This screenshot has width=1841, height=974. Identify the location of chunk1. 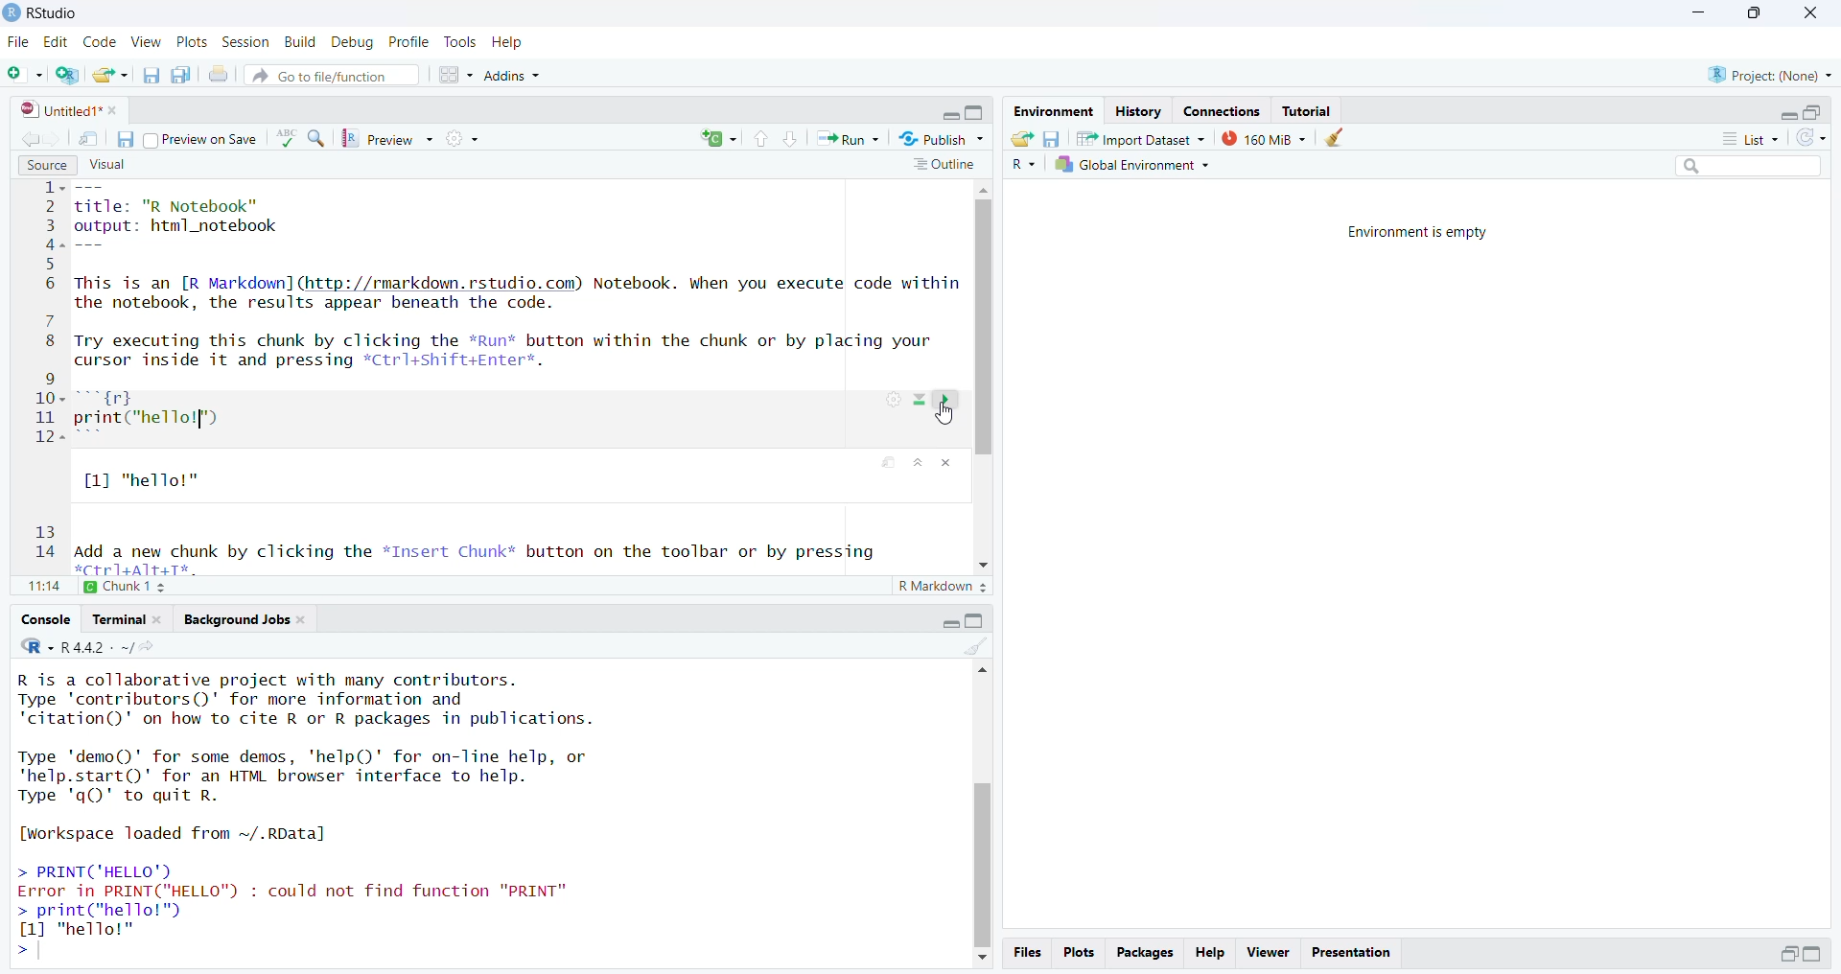
(136, 587).